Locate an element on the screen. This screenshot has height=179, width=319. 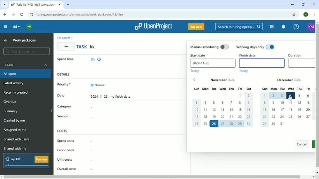
November 2024 is located at coordinates (233, 80).